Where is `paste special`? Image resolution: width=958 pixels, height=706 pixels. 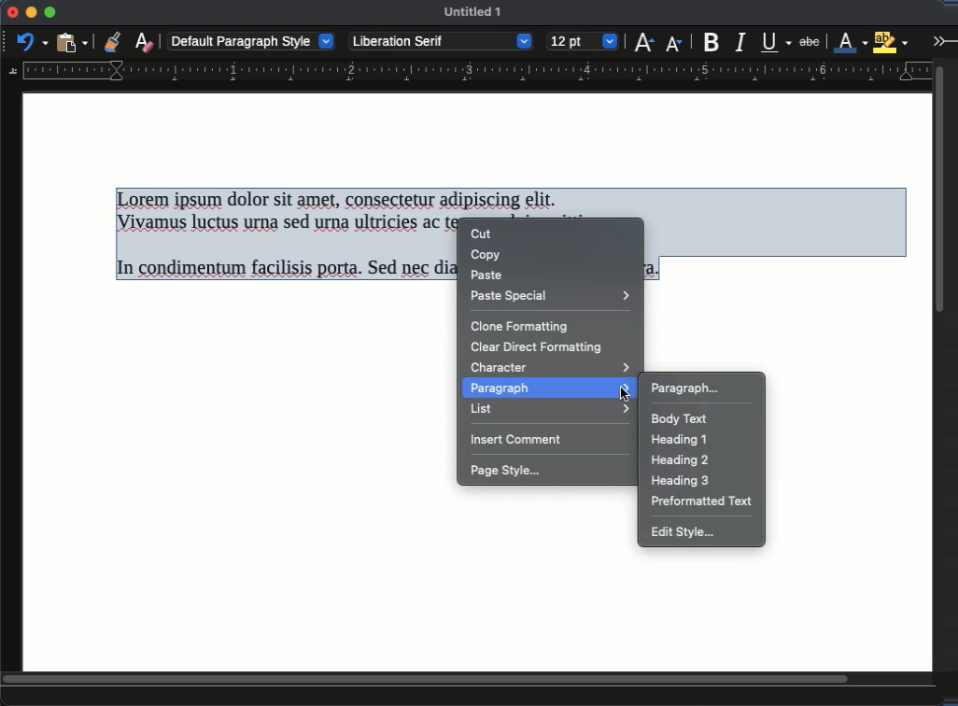 paste special is located at coordinates (553, 296).